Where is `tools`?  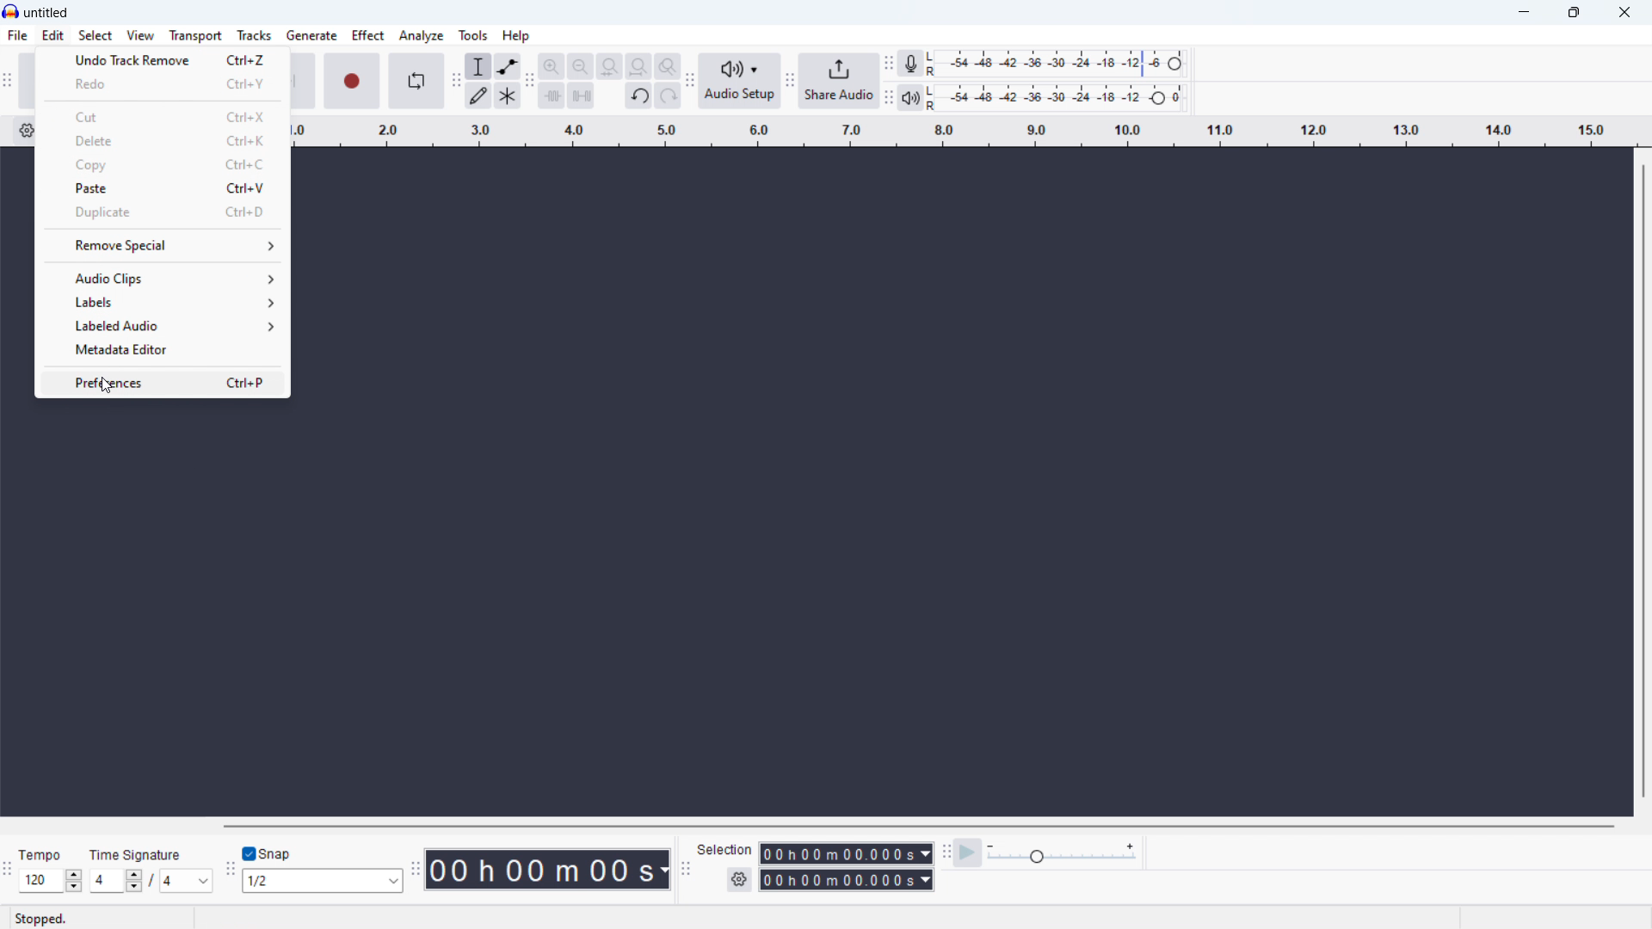
tools is located at coordinates (473, 35).